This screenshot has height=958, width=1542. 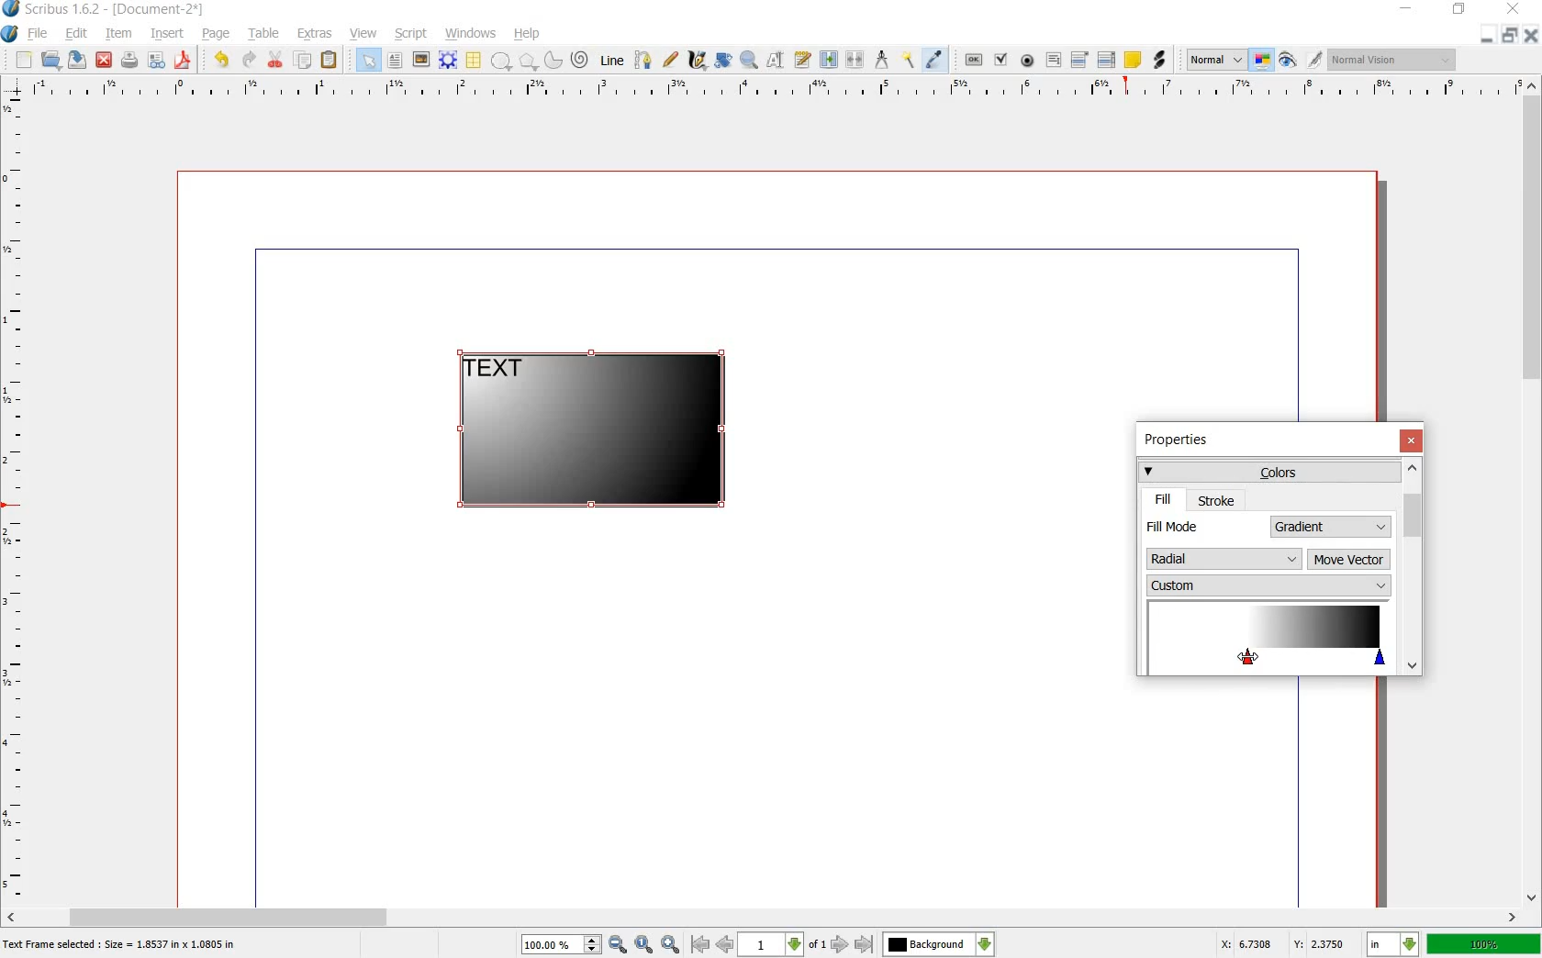 I want to click on close, so click(x=1411, y=440).